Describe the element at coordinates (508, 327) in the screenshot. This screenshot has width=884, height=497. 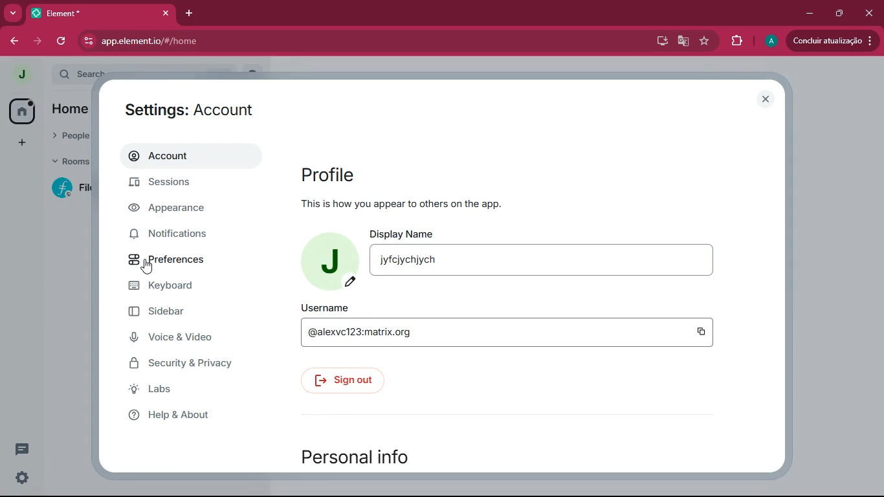
I see `username @alexvc123:matrix.org` at that location.